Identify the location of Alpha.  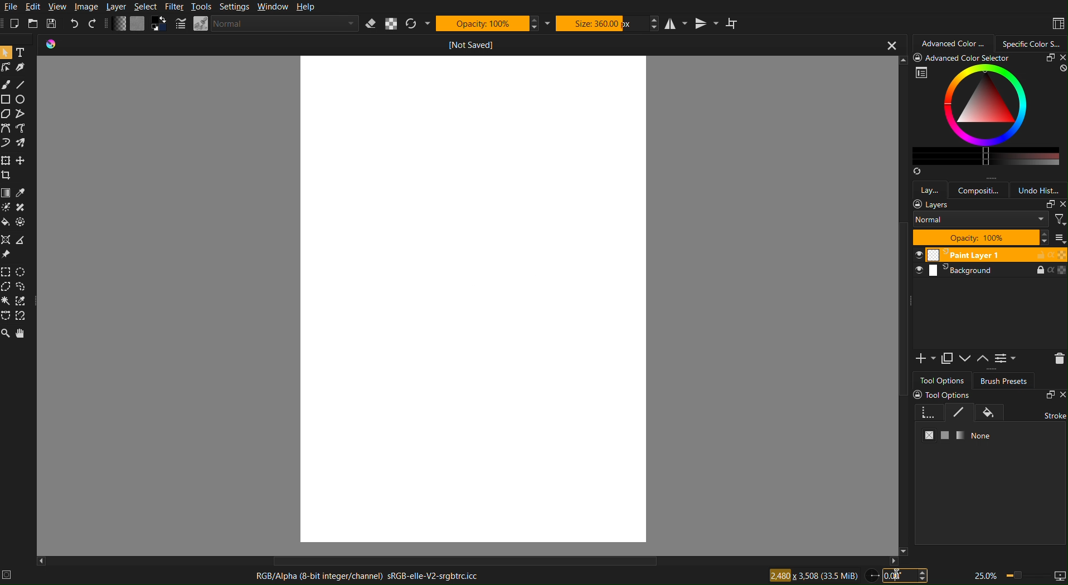
(391, 23).